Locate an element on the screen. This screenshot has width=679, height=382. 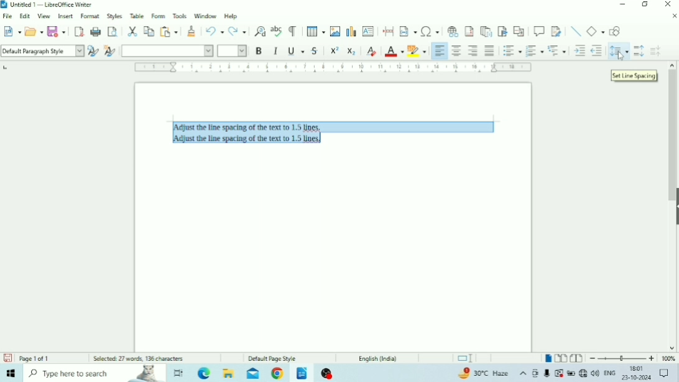
Font Size is located at coordinates (232, 50).